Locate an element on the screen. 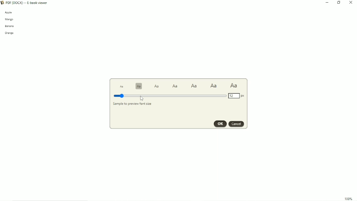 The height and width of the screenshot is (201, 357). Text size is located at coordinates (122, 86).